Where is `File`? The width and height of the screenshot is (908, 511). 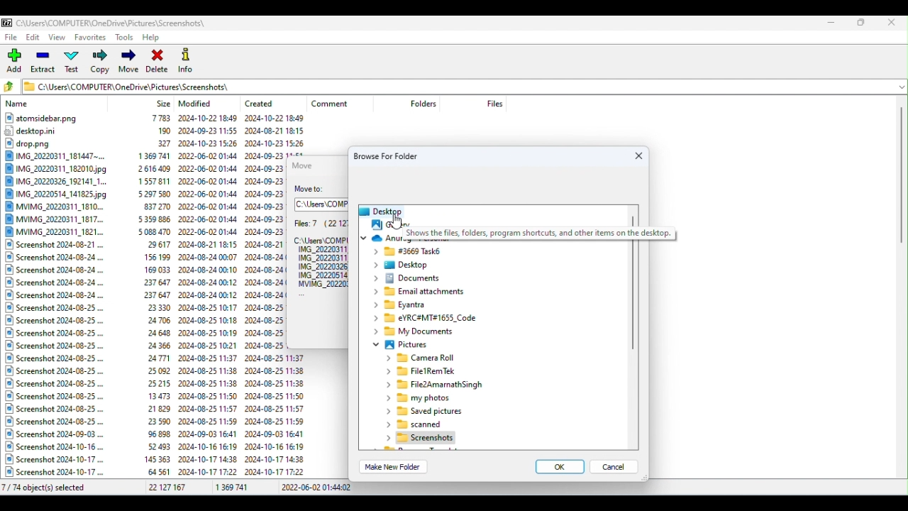
File is located at coordinates (12, 37).